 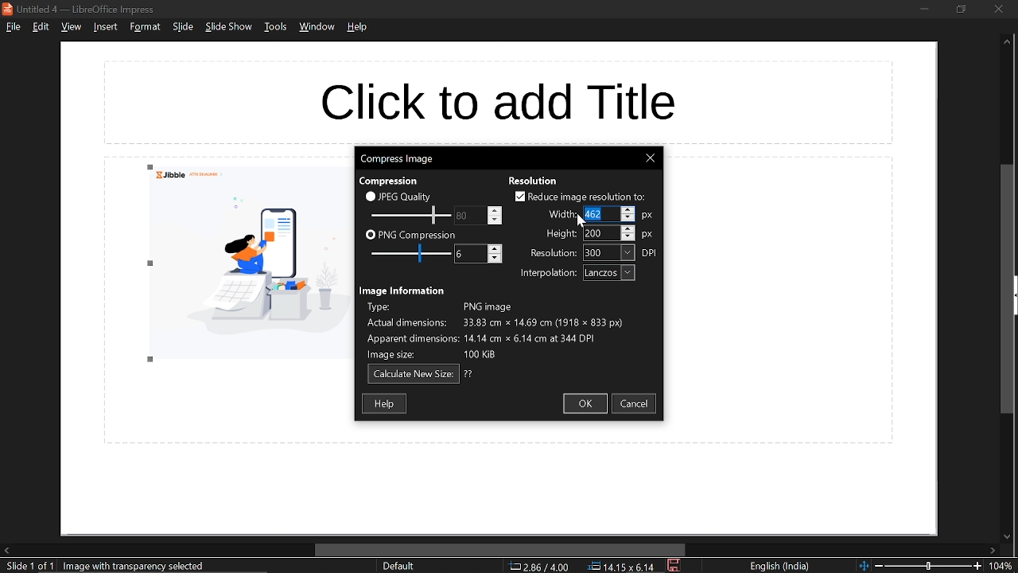 I want to click on PNG compression scale, so click(x=468, y=216).